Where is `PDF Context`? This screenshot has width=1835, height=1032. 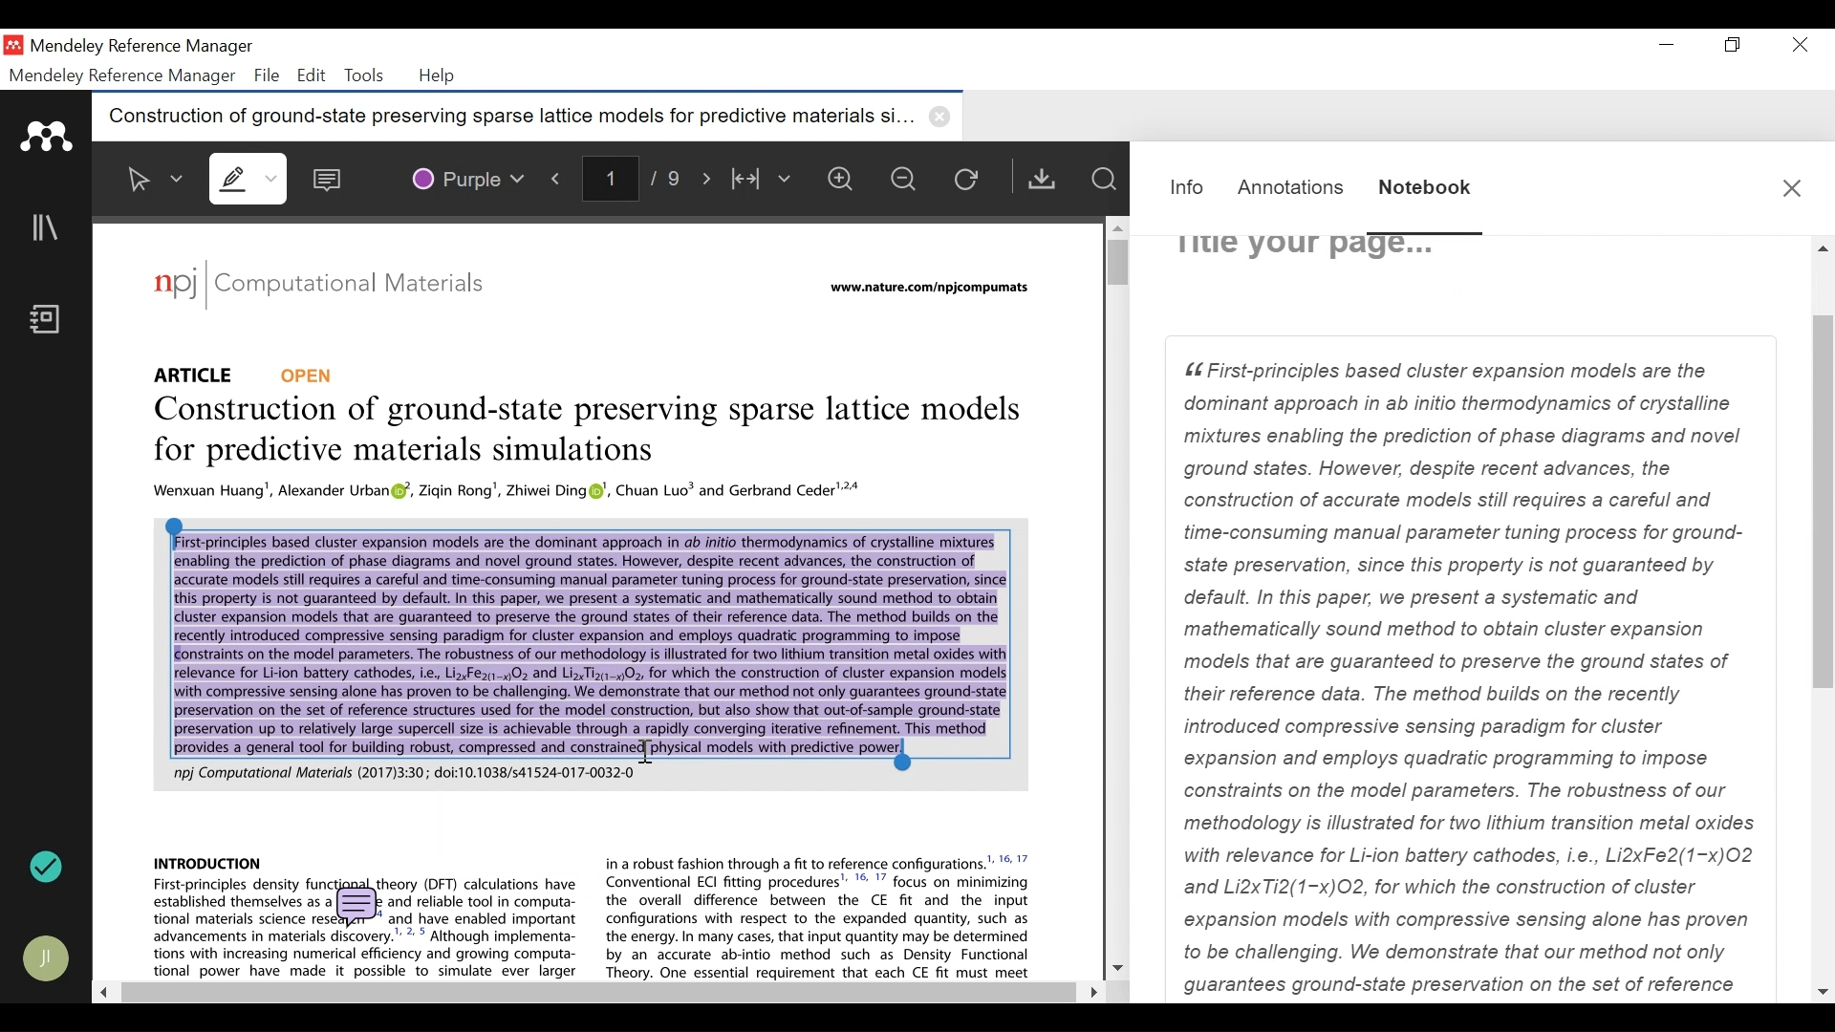
PDF Context is located at coordinates (208, 861).